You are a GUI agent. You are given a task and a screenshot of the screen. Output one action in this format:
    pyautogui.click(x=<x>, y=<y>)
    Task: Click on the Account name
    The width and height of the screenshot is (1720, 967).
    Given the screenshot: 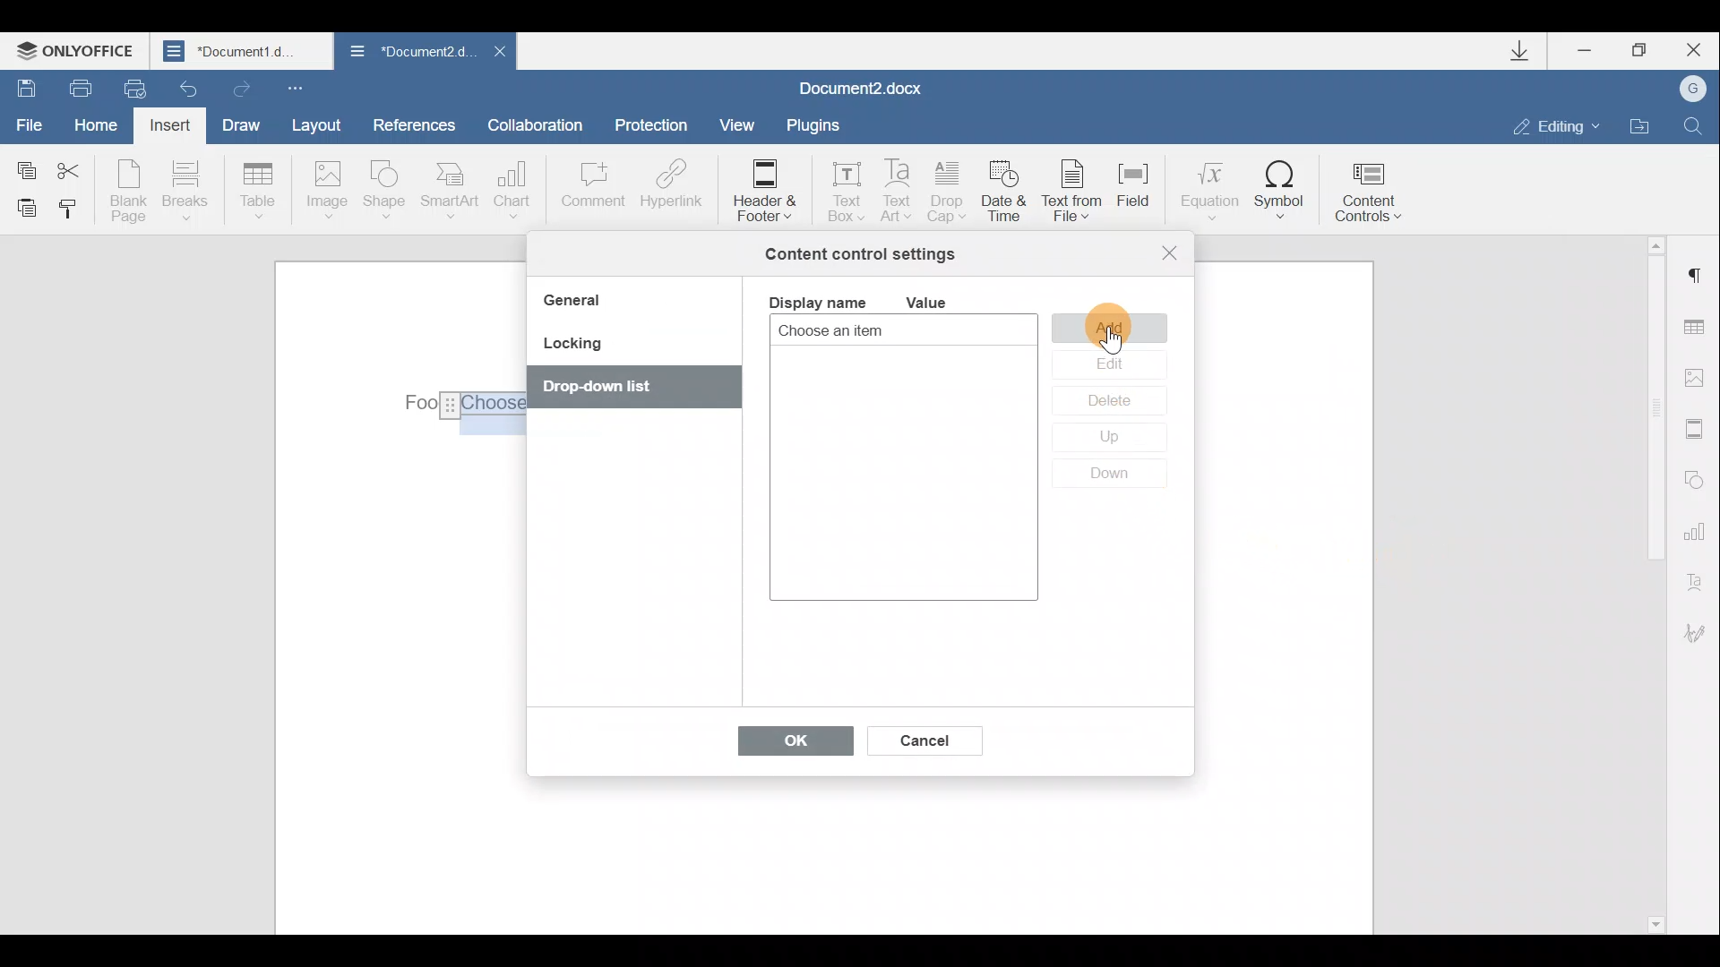 What is the action you would take?
    pyautogui.click(x=1687, y=90)
    